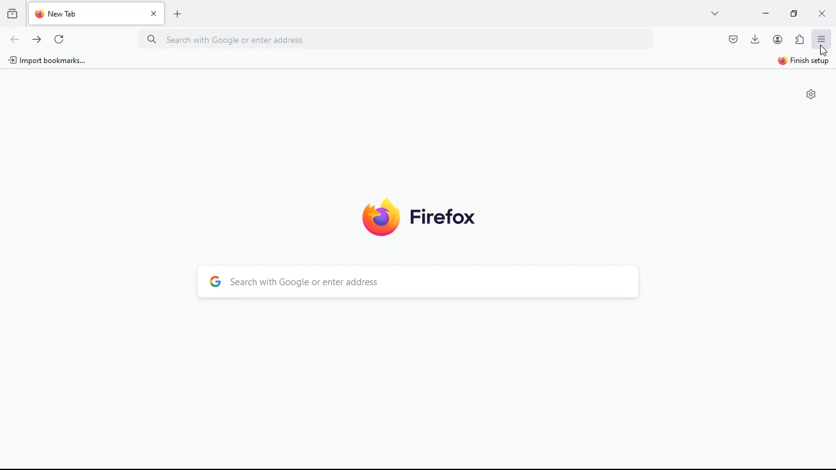  What do you see at coordinates (777, 39) in the screenshot?
I see `profile` at bounding box center [777, 39].